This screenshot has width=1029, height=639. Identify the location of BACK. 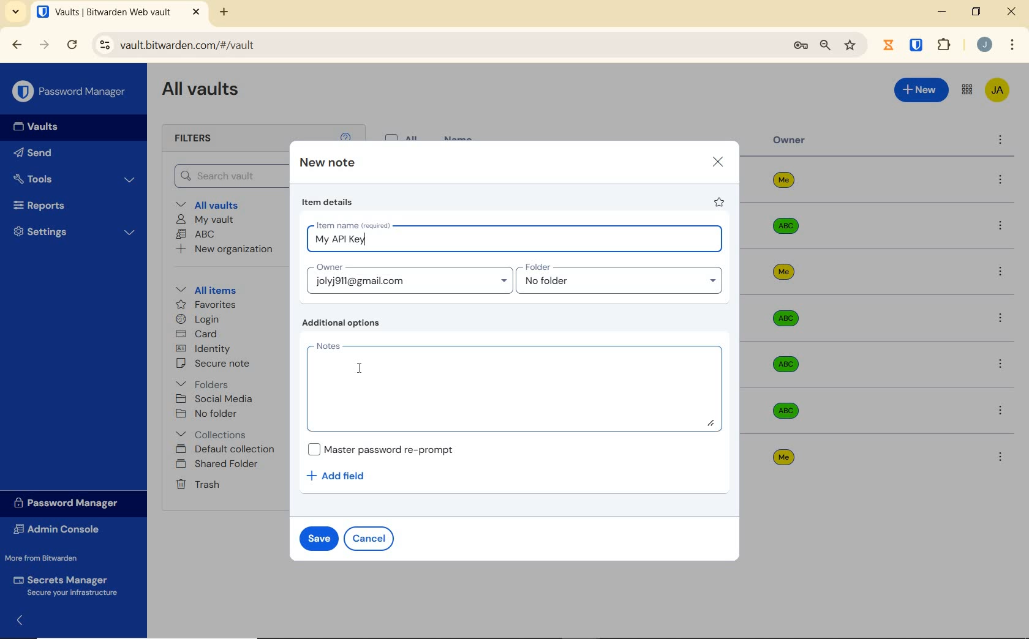
(17, 44).